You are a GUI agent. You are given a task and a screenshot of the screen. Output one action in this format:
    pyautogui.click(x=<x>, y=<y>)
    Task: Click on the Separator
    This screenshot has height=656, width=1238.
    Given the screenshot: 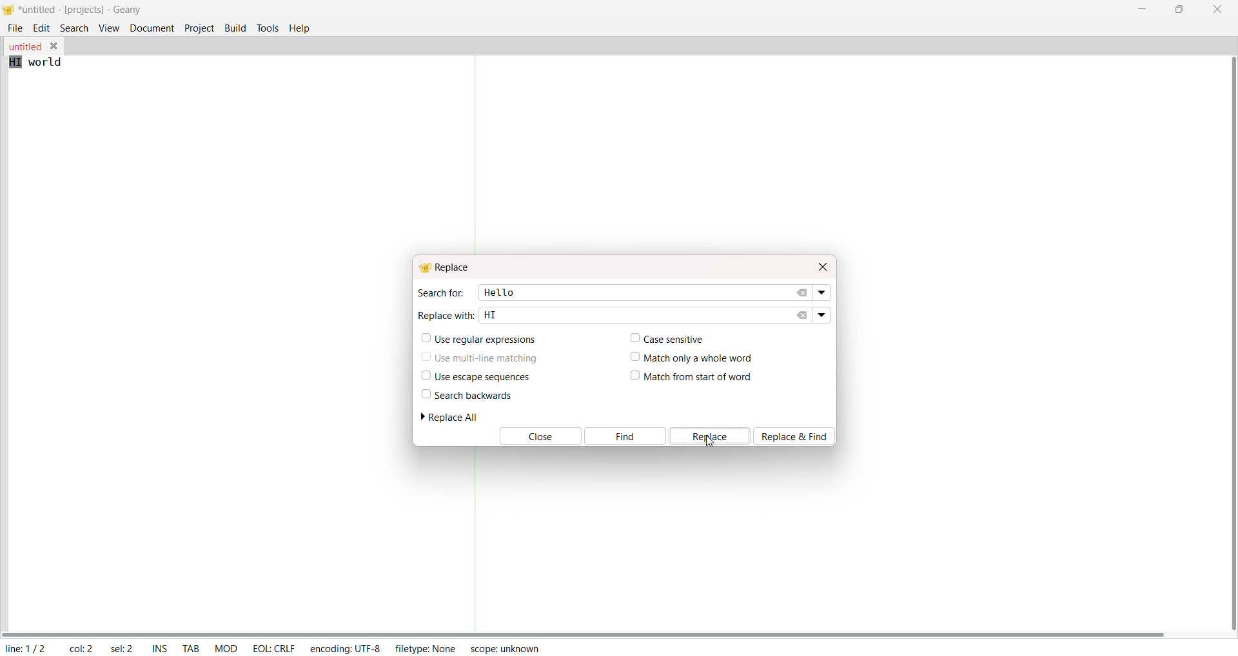 What is the action you would take?
    pyautogui.click(x=477, y=155)
    